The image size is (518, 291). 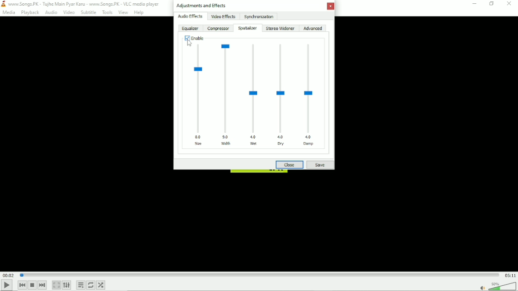 I want to click on Spatializer, so click(x=248, y=28).